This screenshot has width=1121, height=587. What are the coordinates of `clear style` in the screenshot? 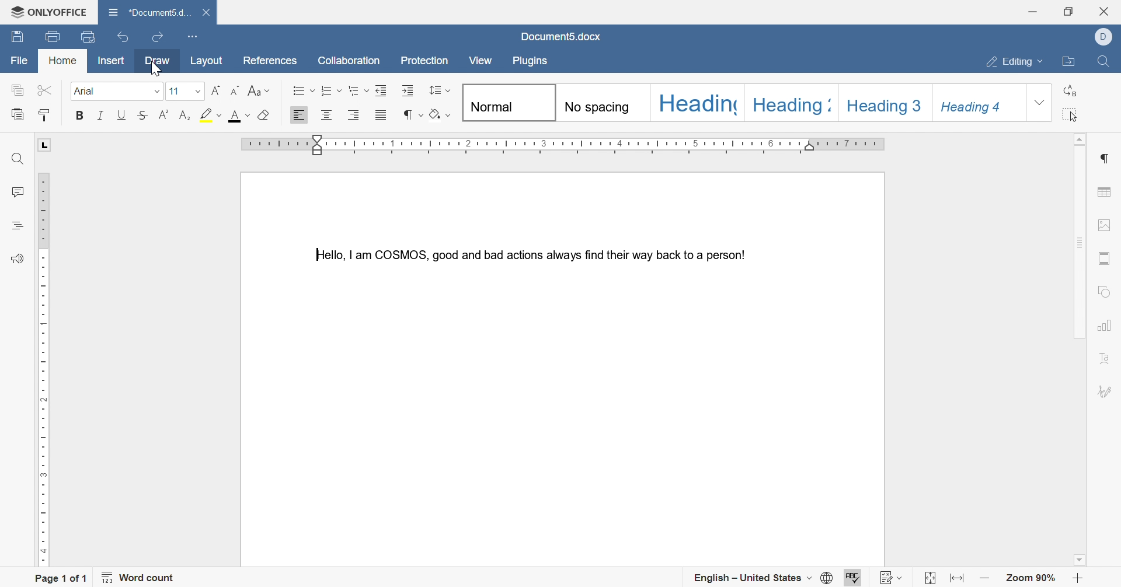 It's located at (263, 116).